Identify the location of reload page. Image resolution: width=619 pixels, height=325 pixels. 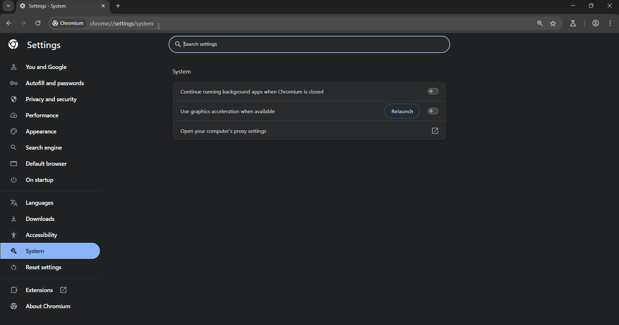
(38, 24).